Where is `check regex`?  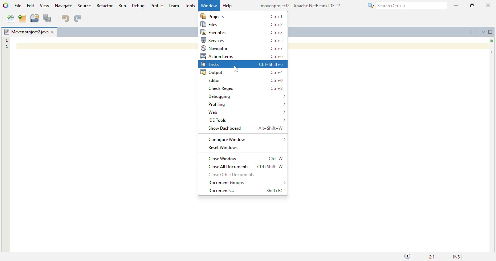 check regex is located at coordinates (221, 88).